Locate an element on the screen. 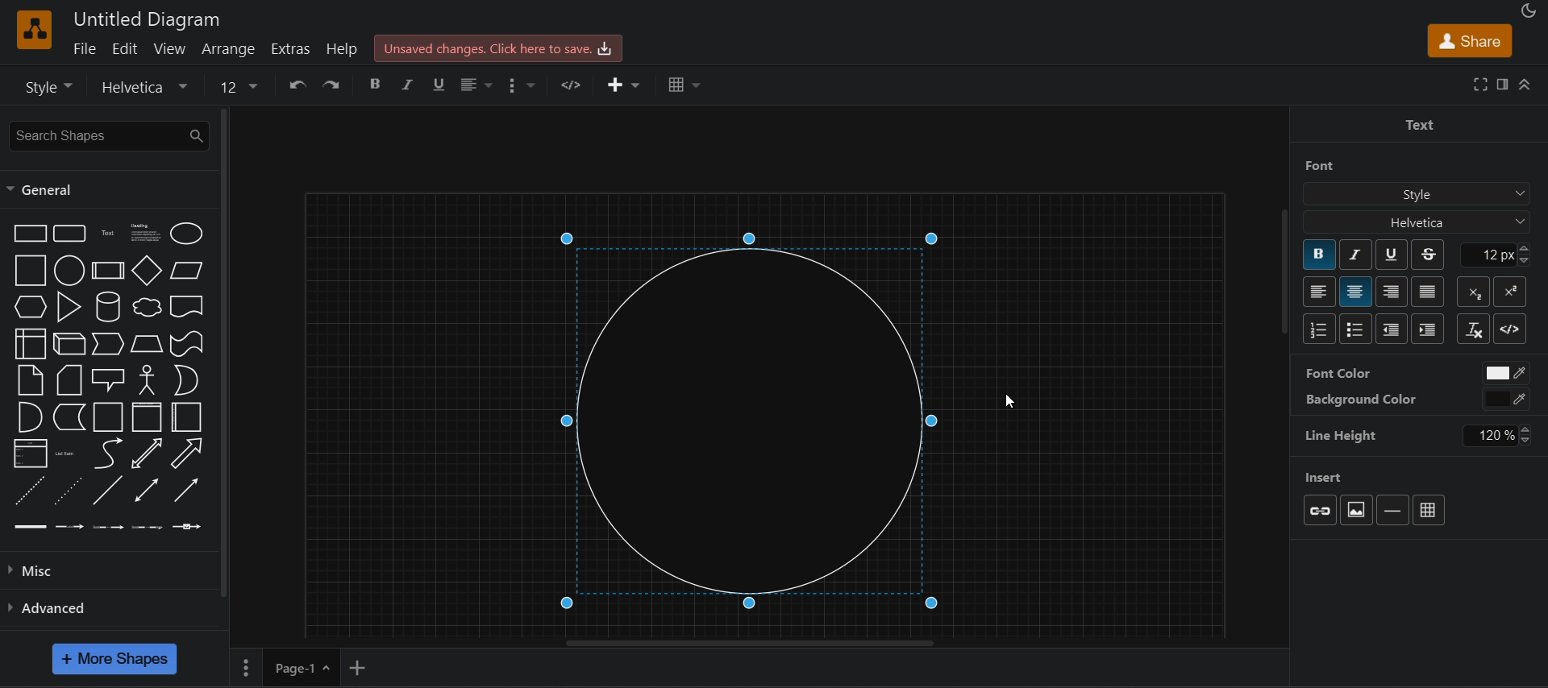  table is located at coordinates (679, 85).